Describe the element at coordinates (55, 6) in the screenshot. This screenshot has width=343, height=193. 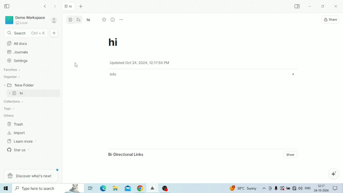
I see `Go forward` at that location.